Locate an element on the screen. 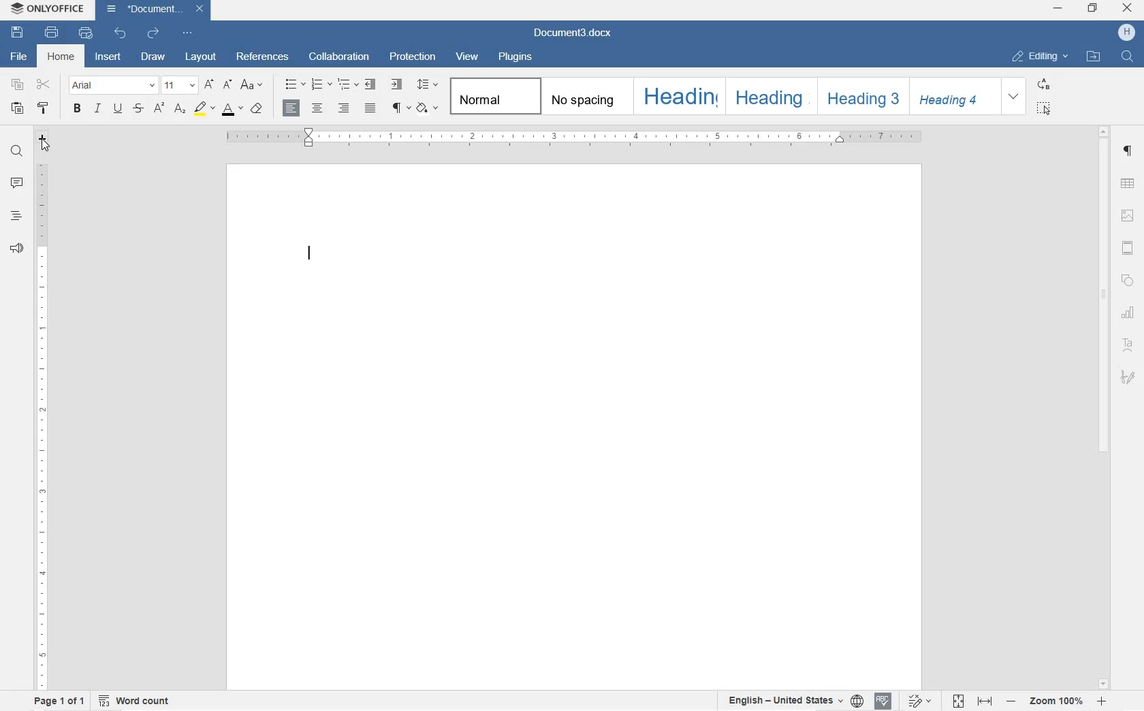 This screenshot has width=1144, height=711. TABLE is located at coordinates (1128, 183).